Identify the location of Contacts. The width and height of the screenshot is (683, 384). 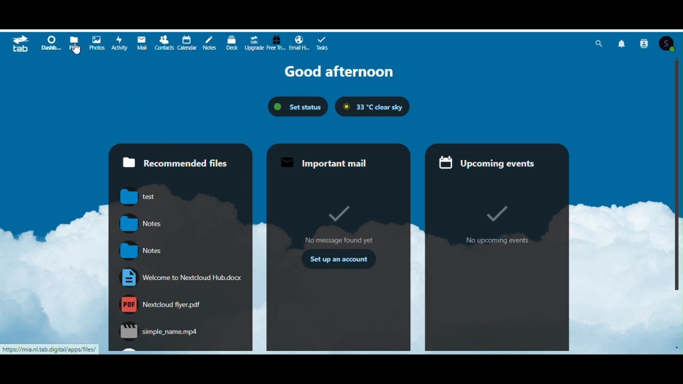
(162, 43).